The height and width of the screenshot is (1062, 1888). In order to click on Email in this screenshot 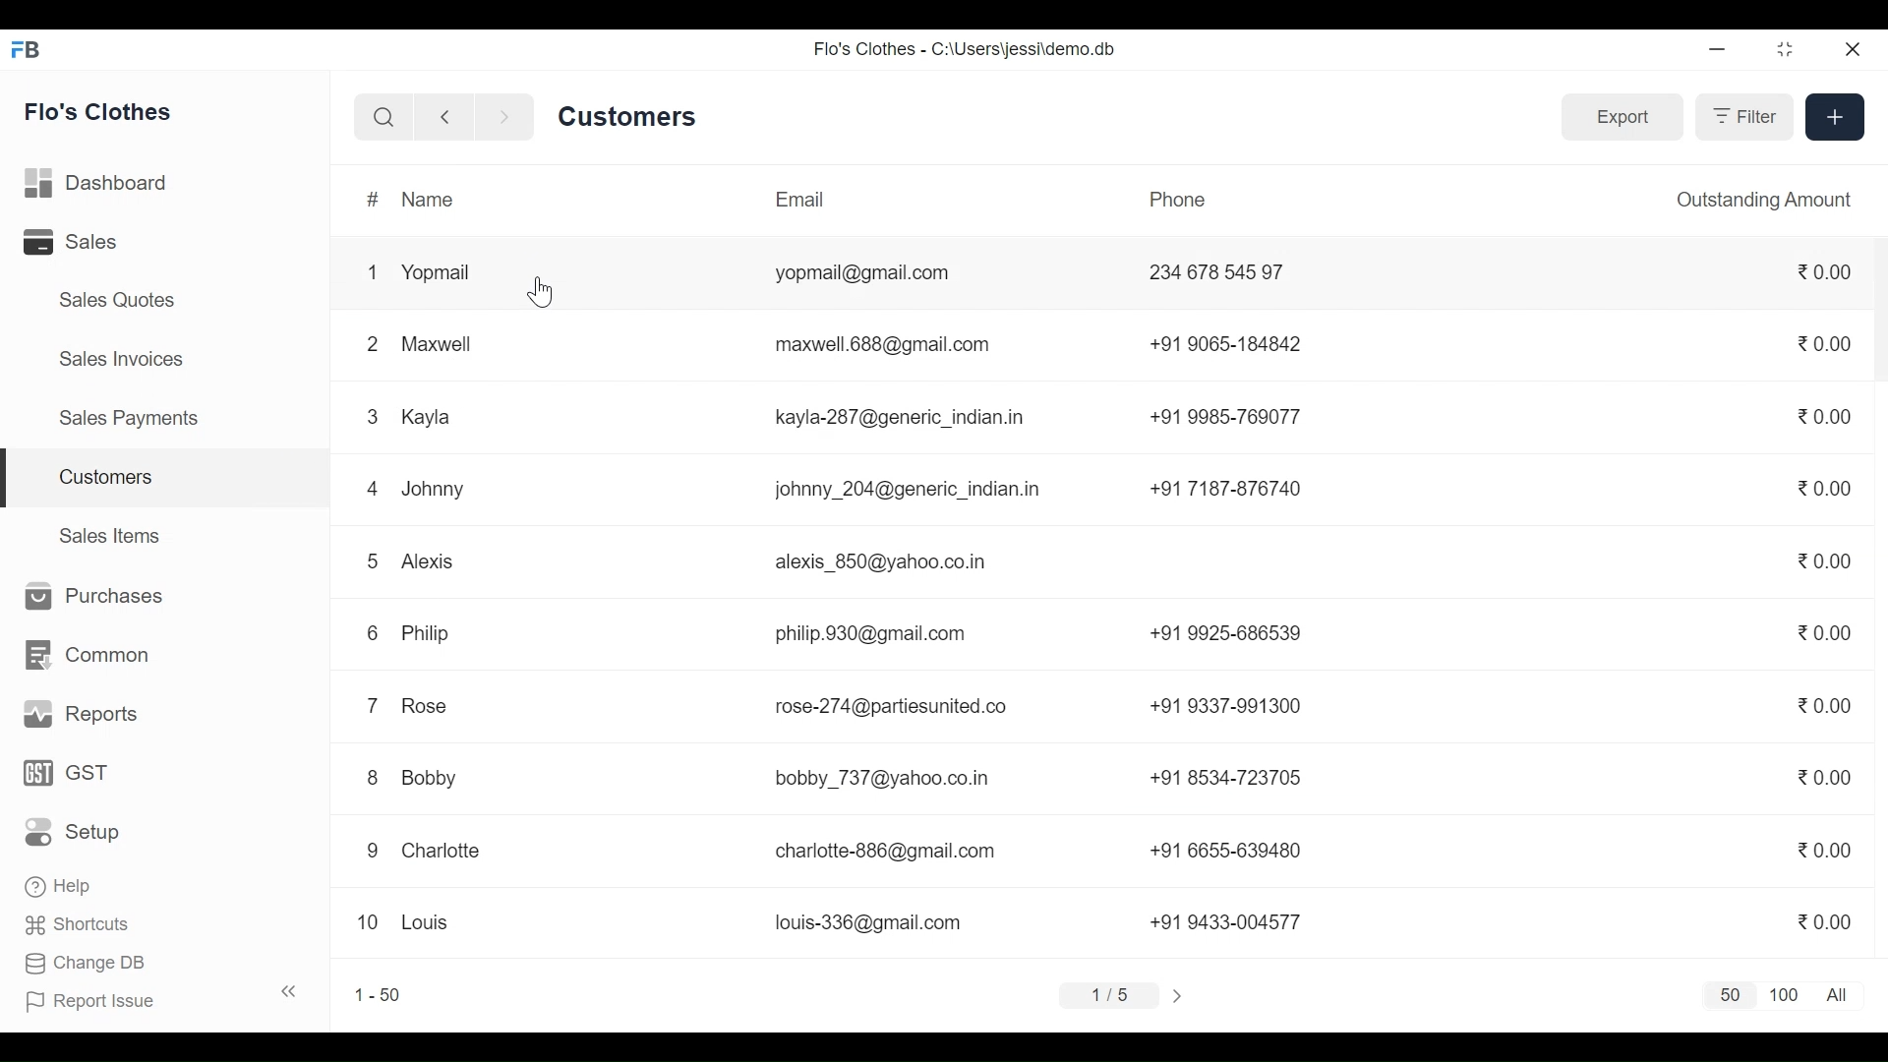, I will do `click(803, 200)`.